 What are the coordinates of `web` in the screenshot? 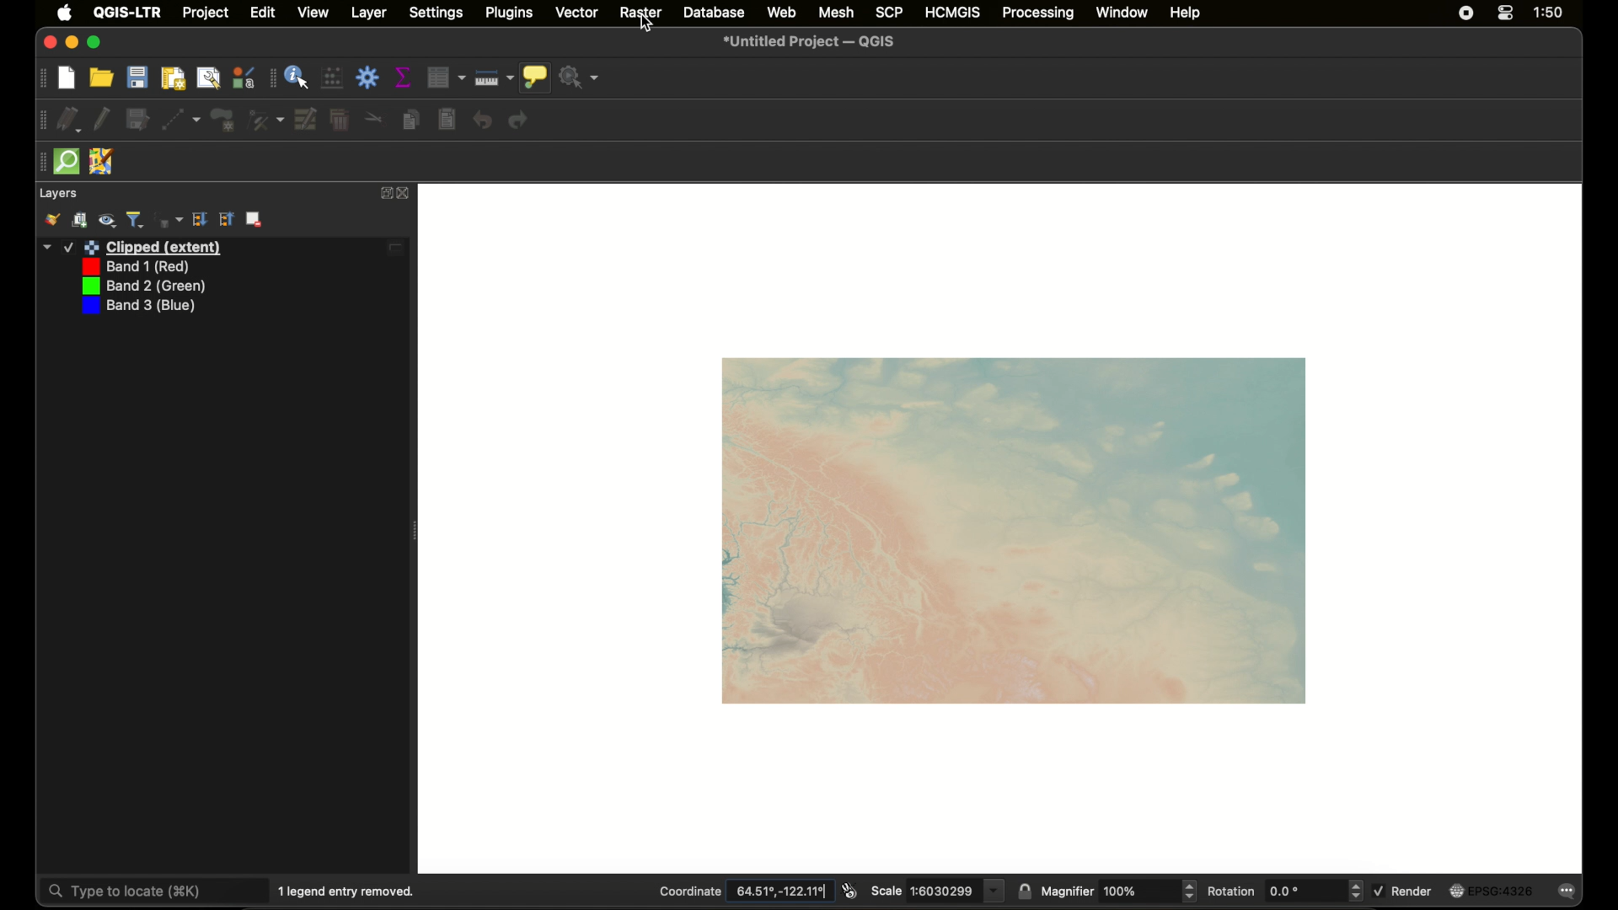 It's located at (783, 12).